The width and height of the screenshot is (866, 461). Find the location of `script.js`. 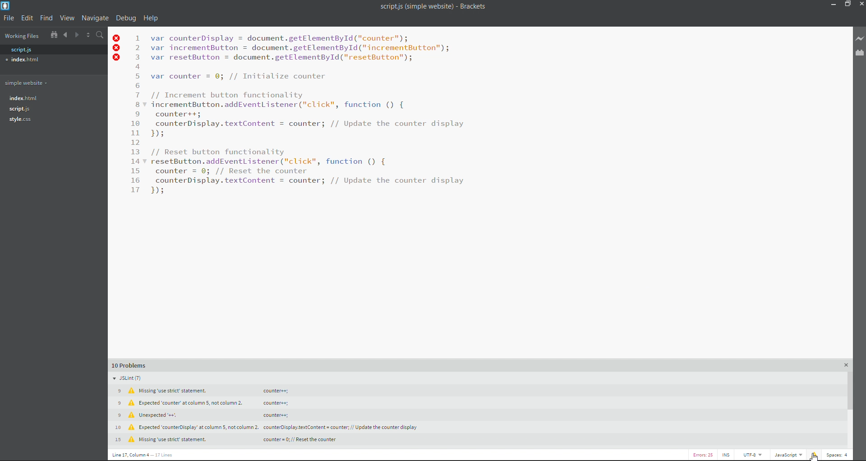

script.js is located at coordinates (21, 109).